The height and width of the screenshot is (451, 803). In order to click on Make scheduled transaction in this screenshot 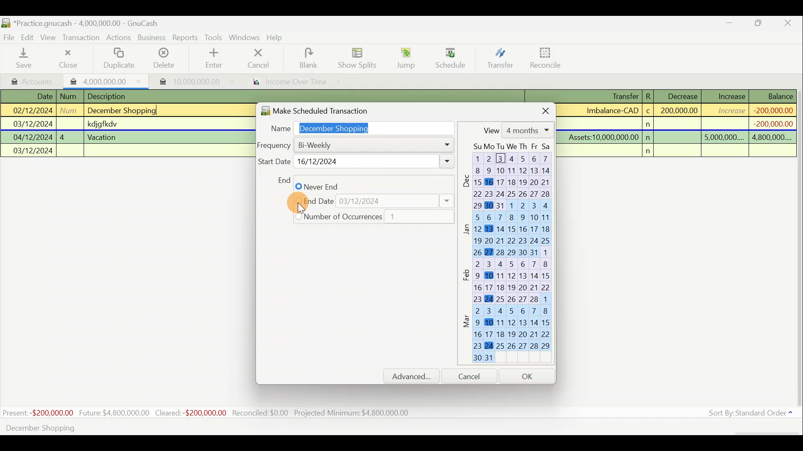, I will do `click(328, 109)`.